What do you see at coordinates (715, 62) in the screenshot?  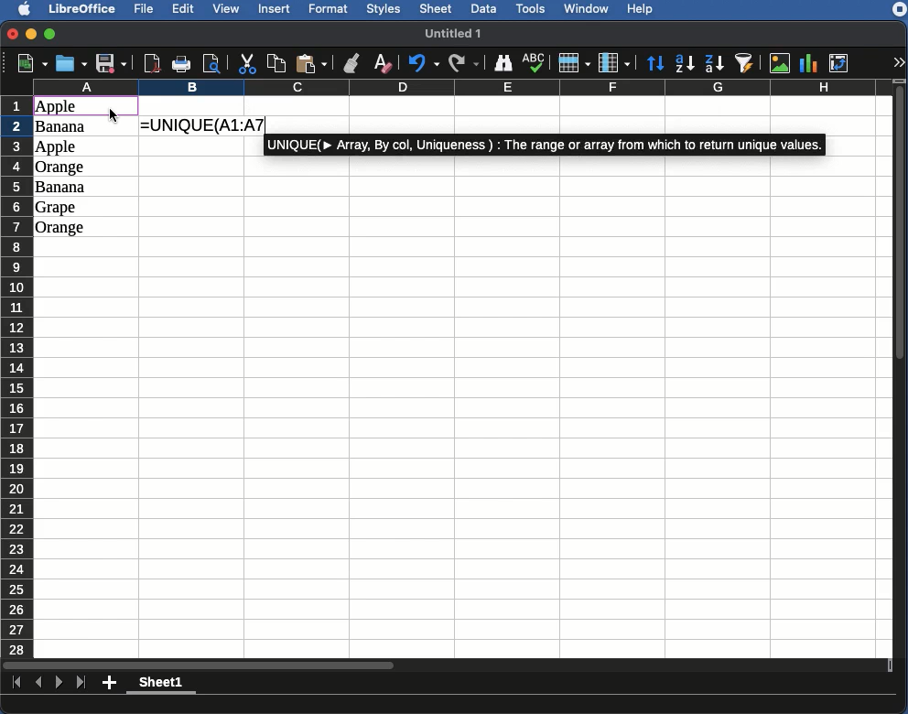 I see `Descending` at bounding box center [715, 62].